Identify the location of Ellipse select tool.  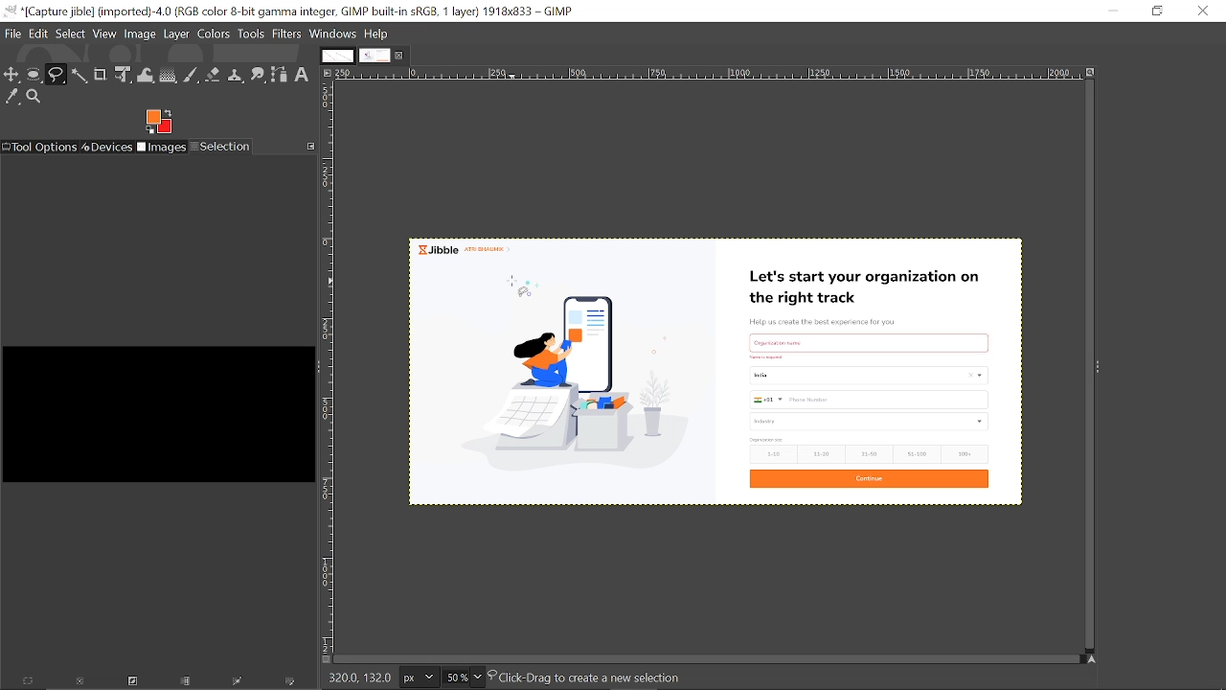
(34, 76).